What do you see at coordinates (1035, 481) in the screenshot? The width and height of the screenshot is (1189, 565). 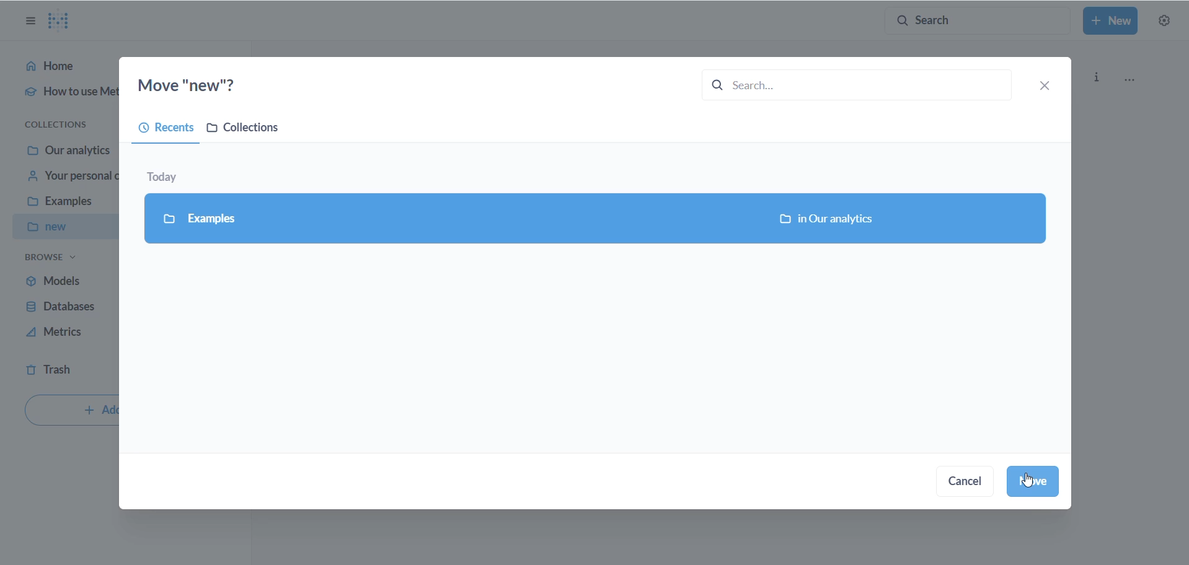 I see `MOVE` at bounding box center [1035, 481].